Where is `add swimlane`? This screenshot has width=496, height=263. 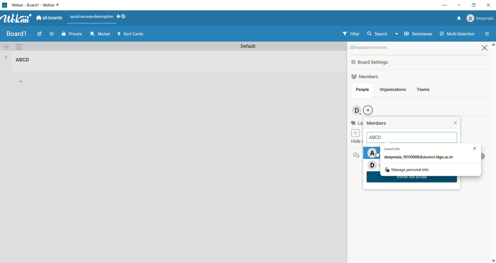 add swimlane is located at coordinates (6, 47).